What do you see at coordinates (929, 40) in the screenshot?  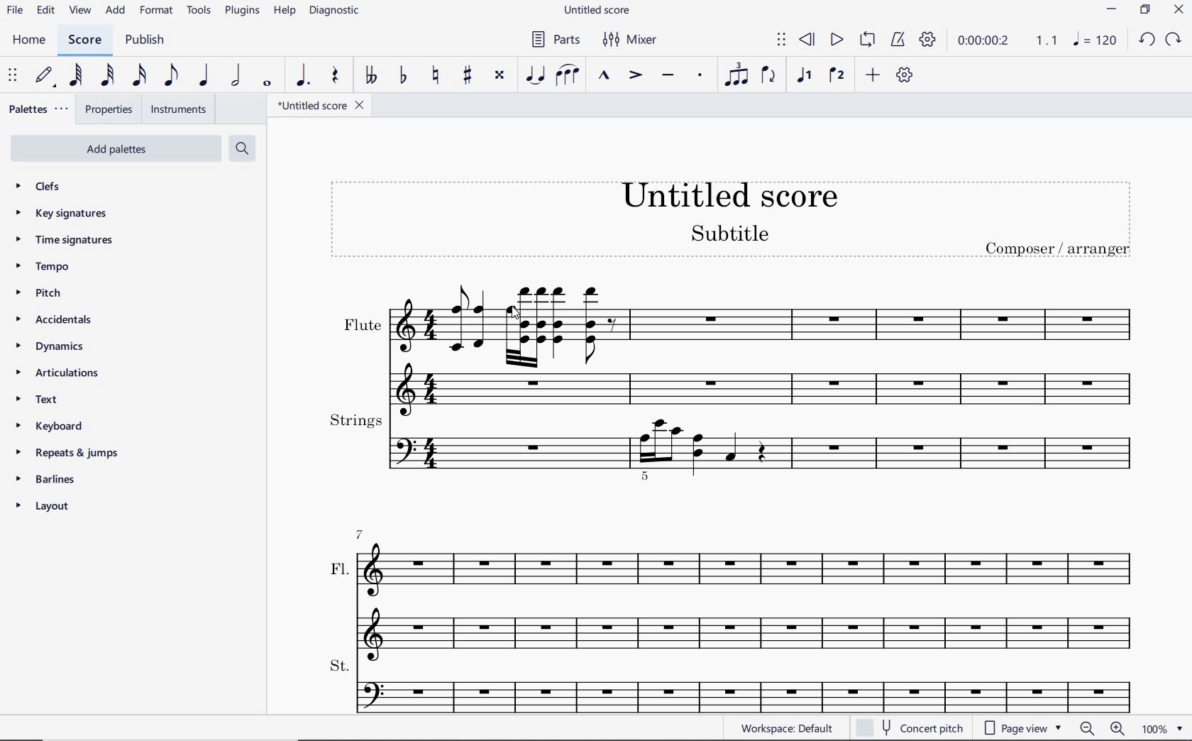 I see `PLAYBACK SETTINGS` at bounding box center [929, 40].